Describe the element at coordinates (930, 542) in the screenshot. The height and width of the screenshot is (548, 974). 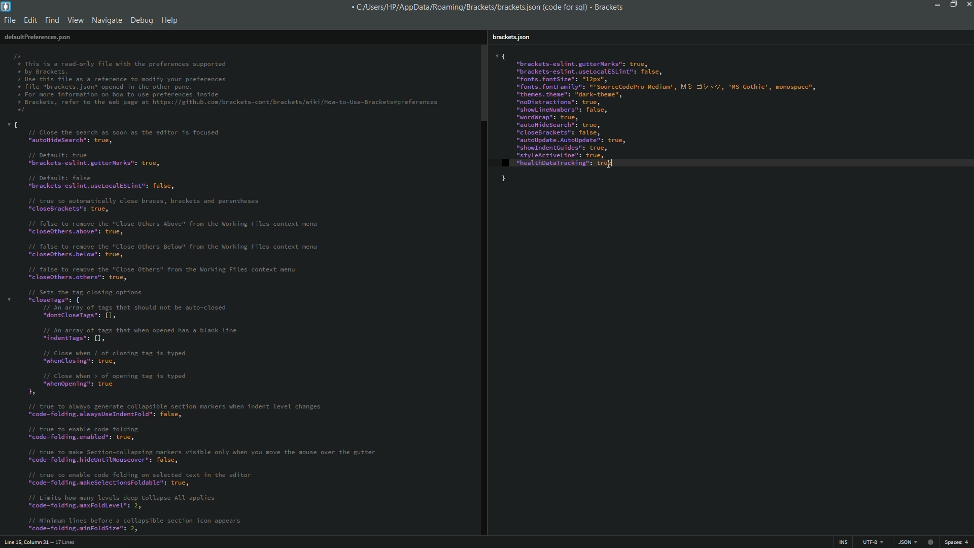
I see `error status` at that location.